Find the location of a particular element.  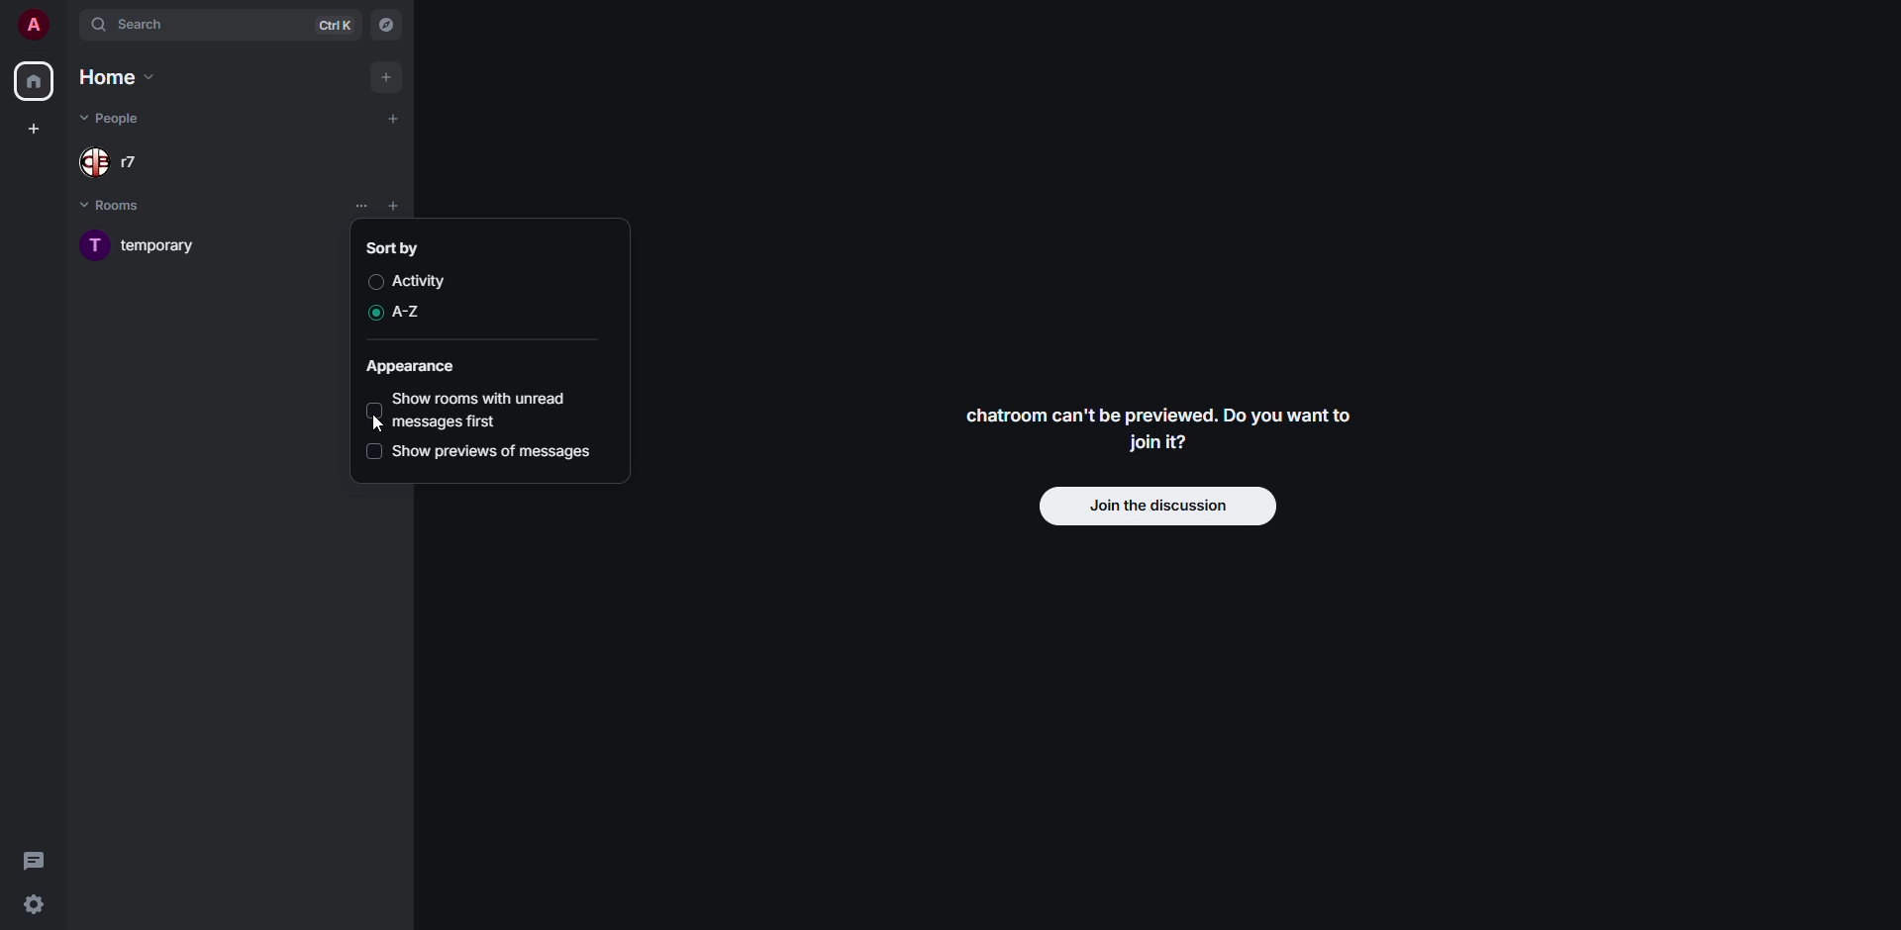

home is located at coordinates (36, 82).